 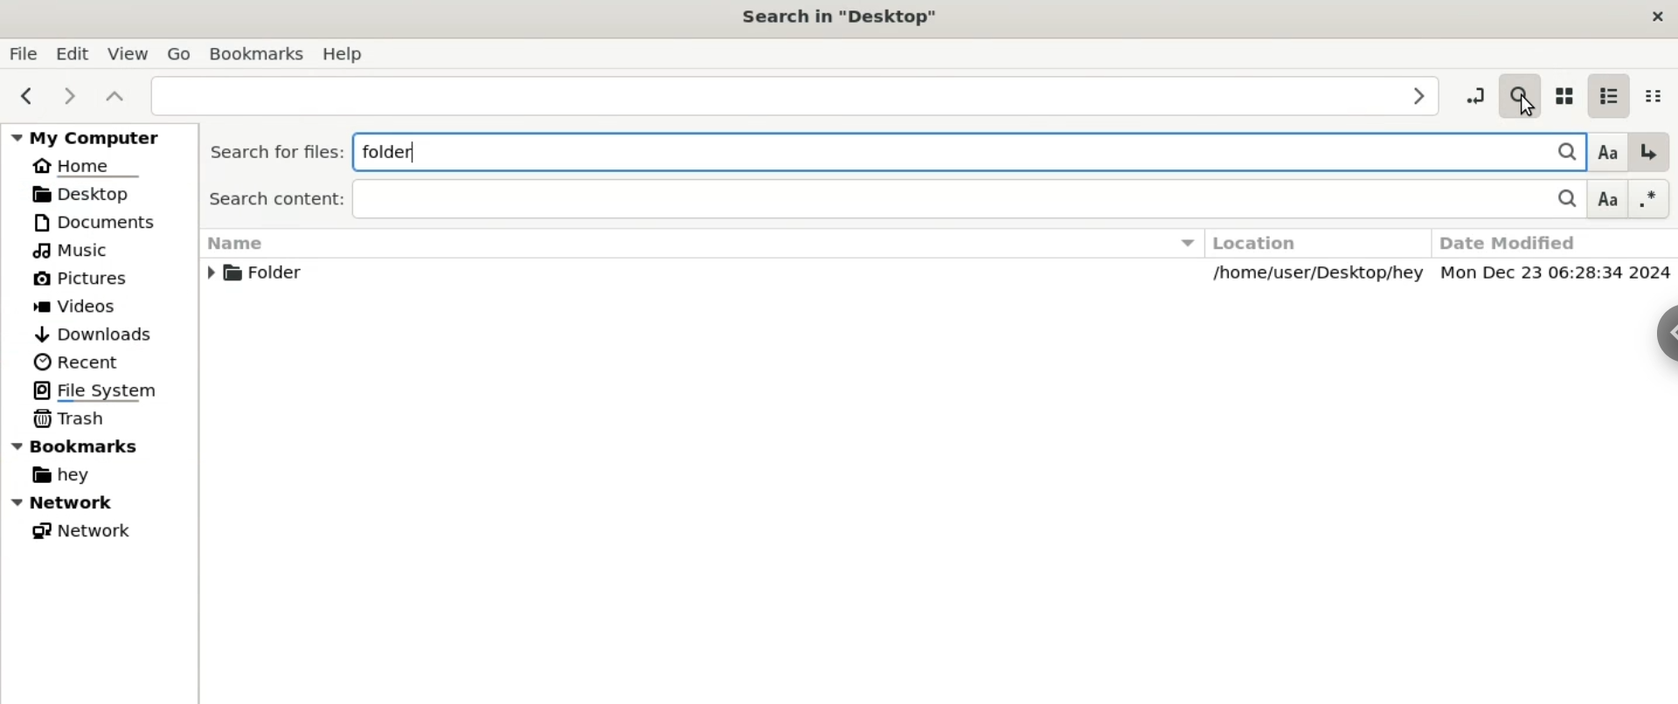 I want to click on Enter, so click(x=1649, y=152).